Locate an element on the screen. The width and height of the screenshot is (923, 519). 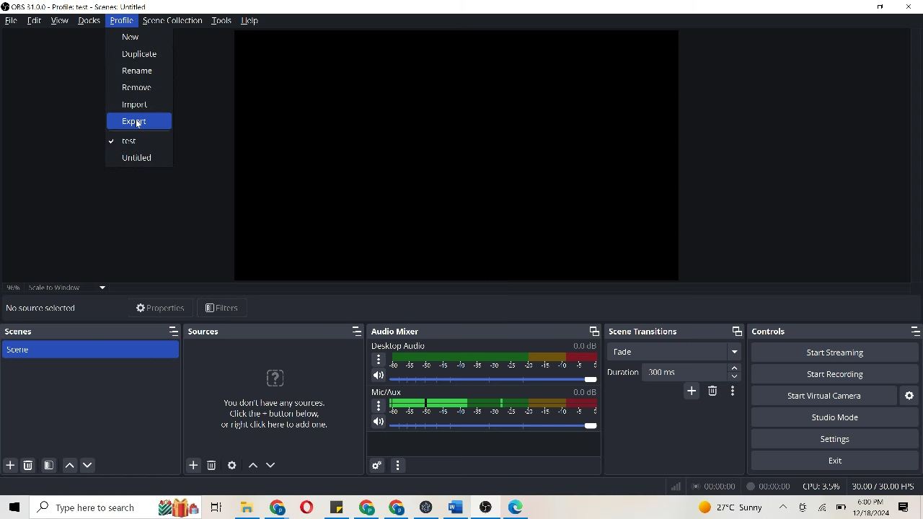
test is located at coordinates (127, 138).